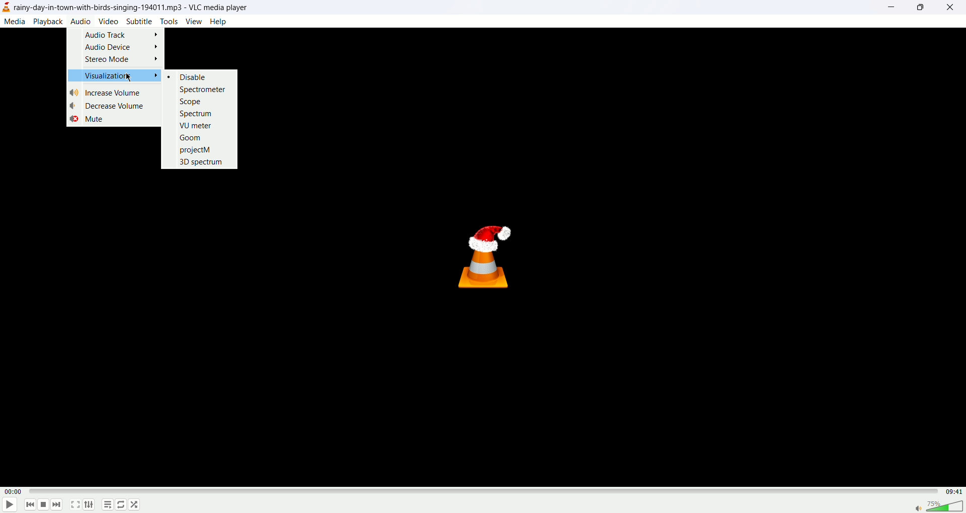  What do you see at coordinates (950, 491) in the screenshot?
I see `total time` at bounding box center [950, 491].